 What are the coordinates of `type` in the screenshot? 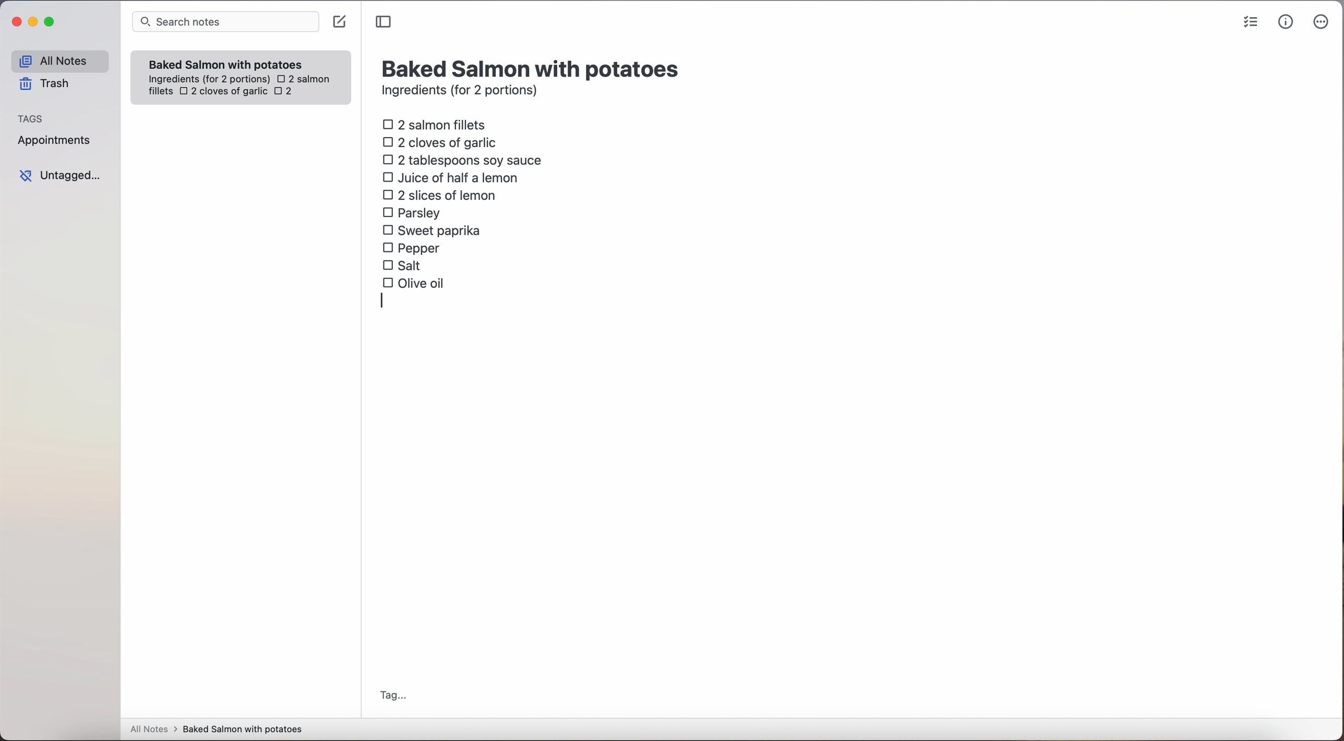 It's located at (382, 301).